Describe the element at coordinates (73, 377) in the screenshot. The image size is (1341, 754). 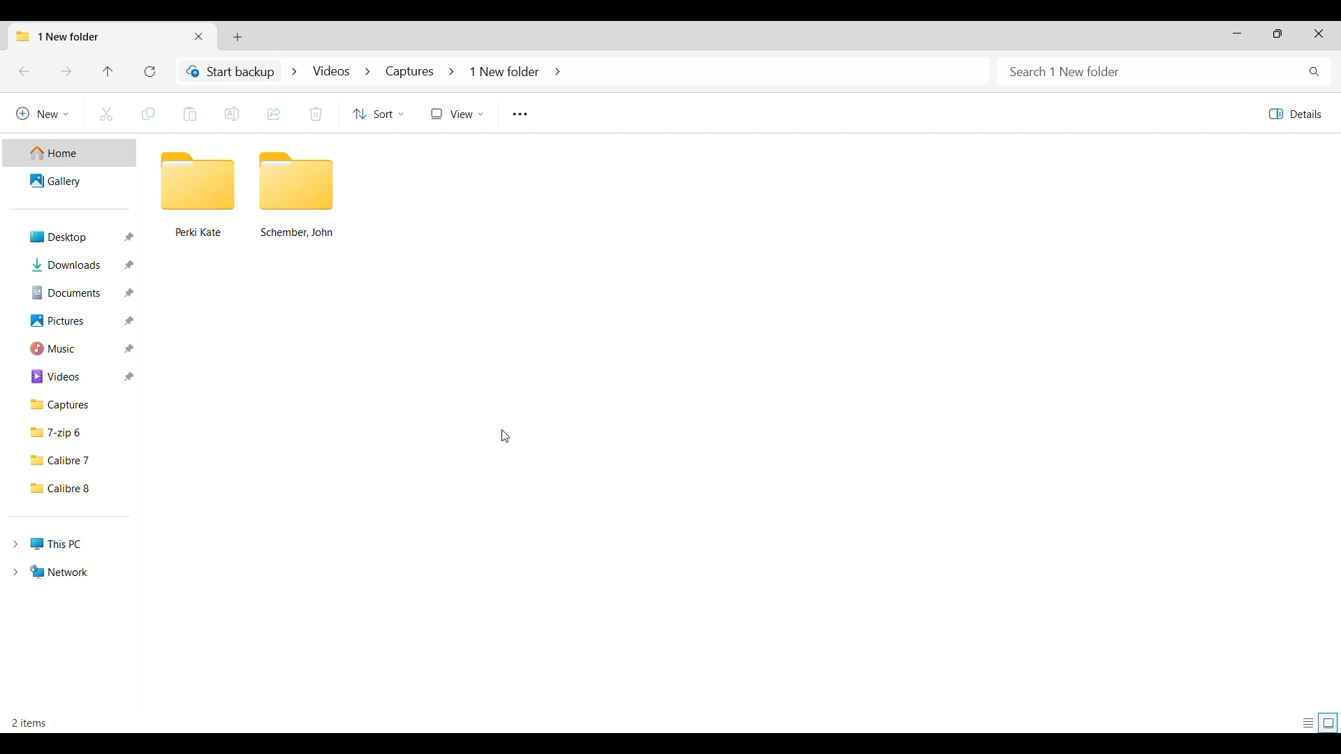
I see `Videos` at that location.